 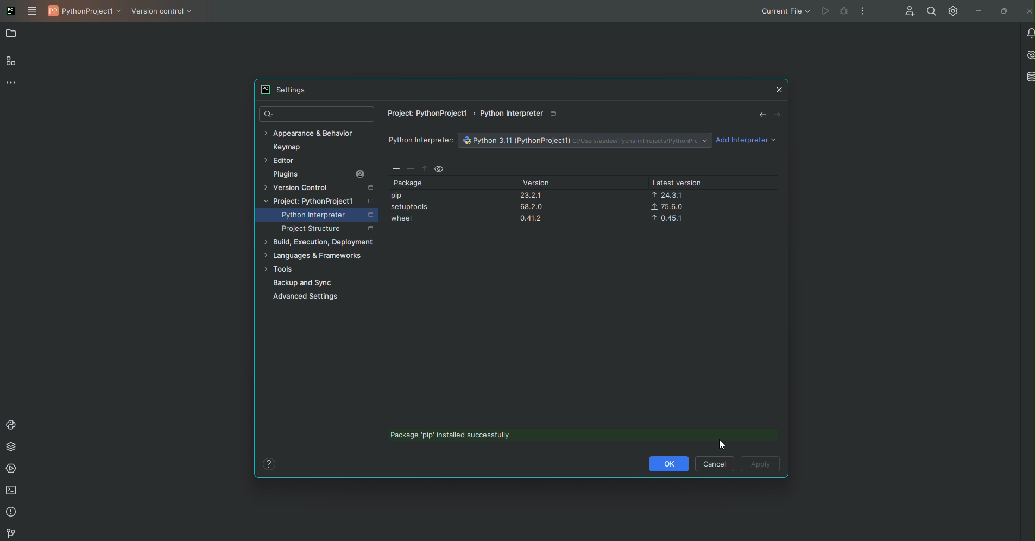 What do you see at coordinates (1027, 10) in the screenshot?
I see `Close` at bounding box center [1027, 10].